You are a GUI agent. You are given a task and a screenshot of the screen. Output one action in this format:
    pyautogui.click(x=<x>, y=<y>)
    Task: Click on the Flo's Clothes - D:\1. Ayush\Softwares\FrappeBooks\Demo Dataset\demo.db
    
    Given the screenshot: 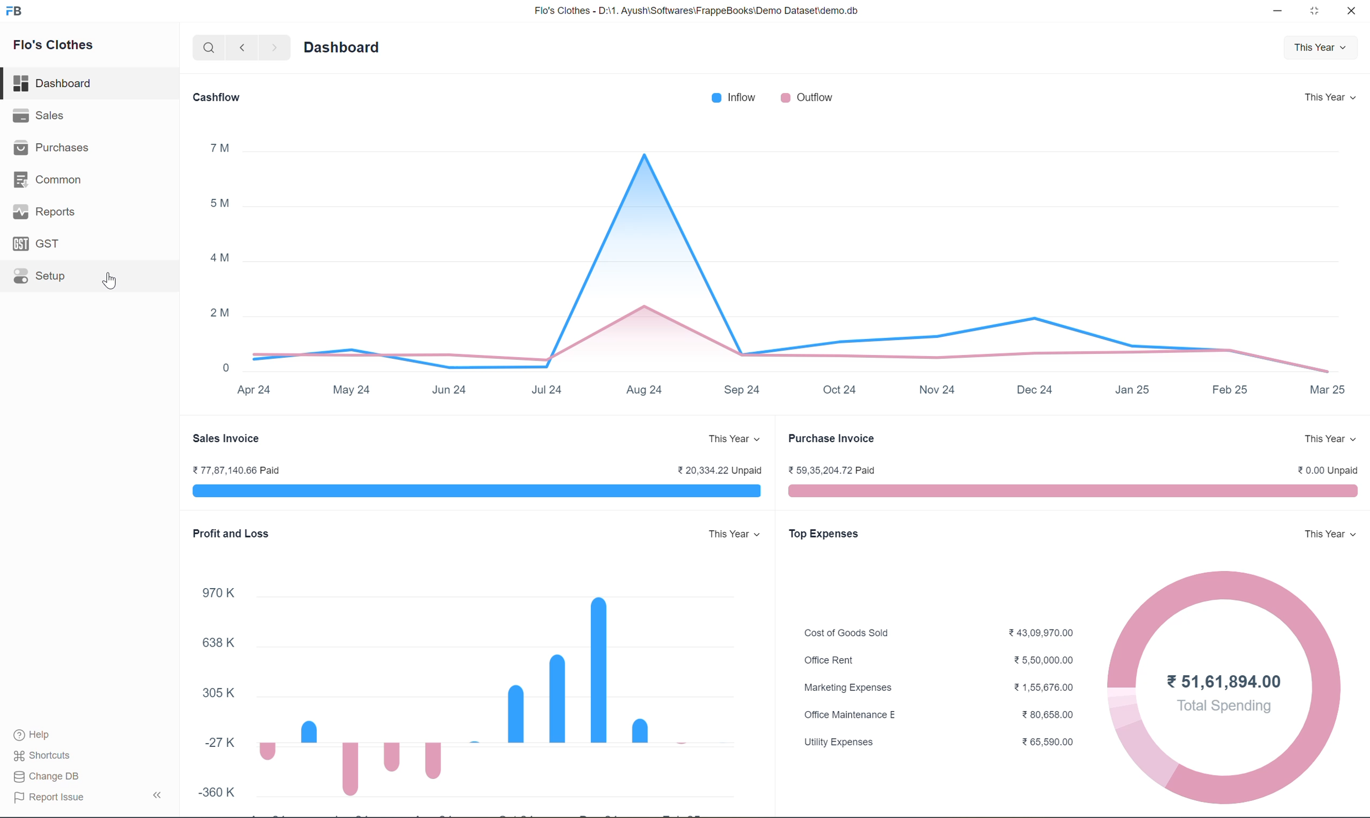 What is the action you would take?
    pyautogui.click(x=695, y=10)
    